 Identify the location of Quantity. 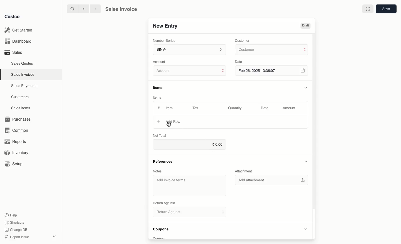
(234, 108).